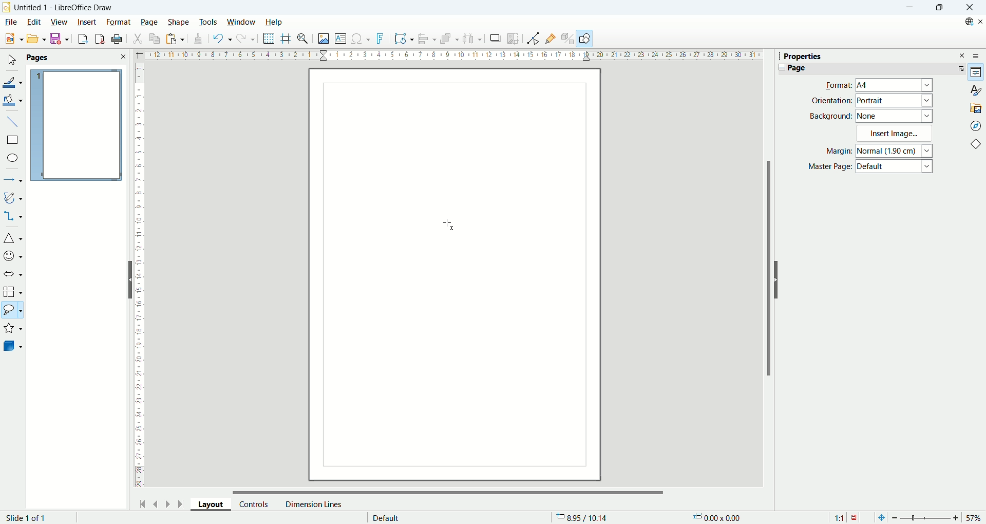 The height and width of the screenshot is (524, 986). What do you see at coordinates (495, 39) in the screenshot?
I see `shadow` at bounding box center [495, 39].